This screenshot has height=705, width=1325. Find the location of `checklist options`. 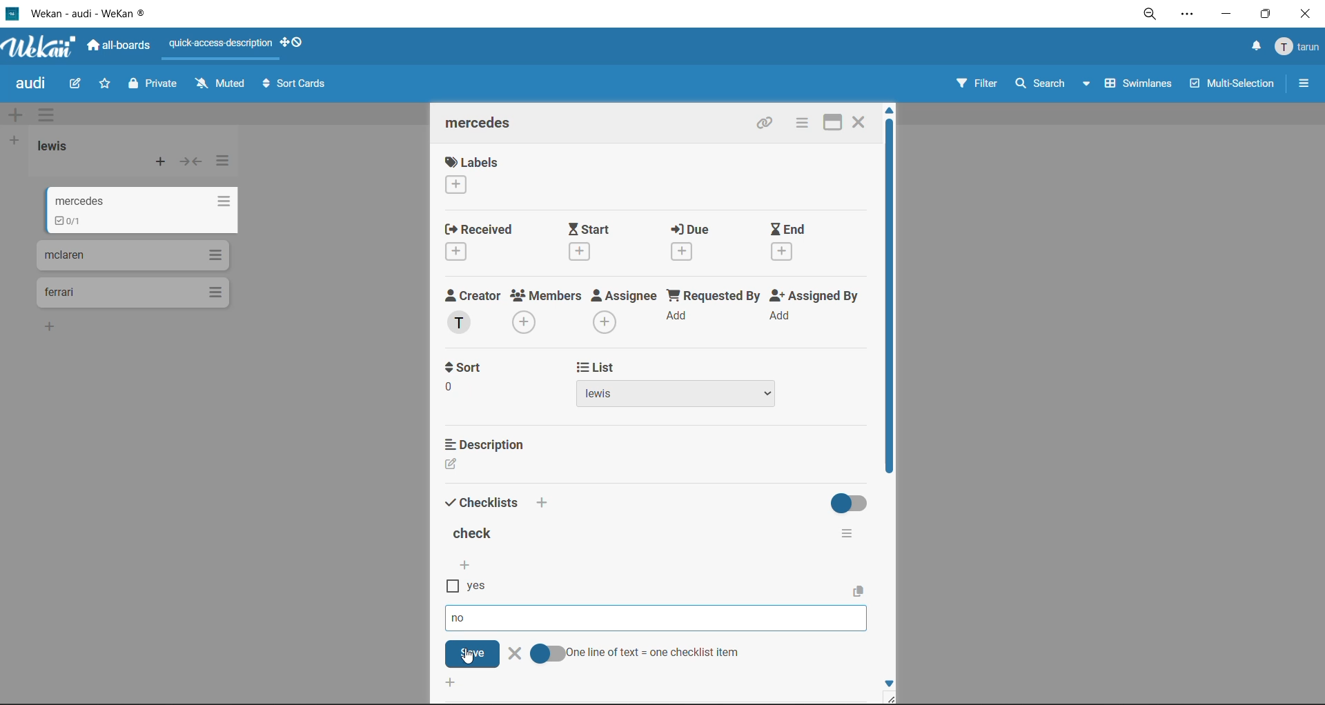

checklist options is located at coordinates (847, 530).